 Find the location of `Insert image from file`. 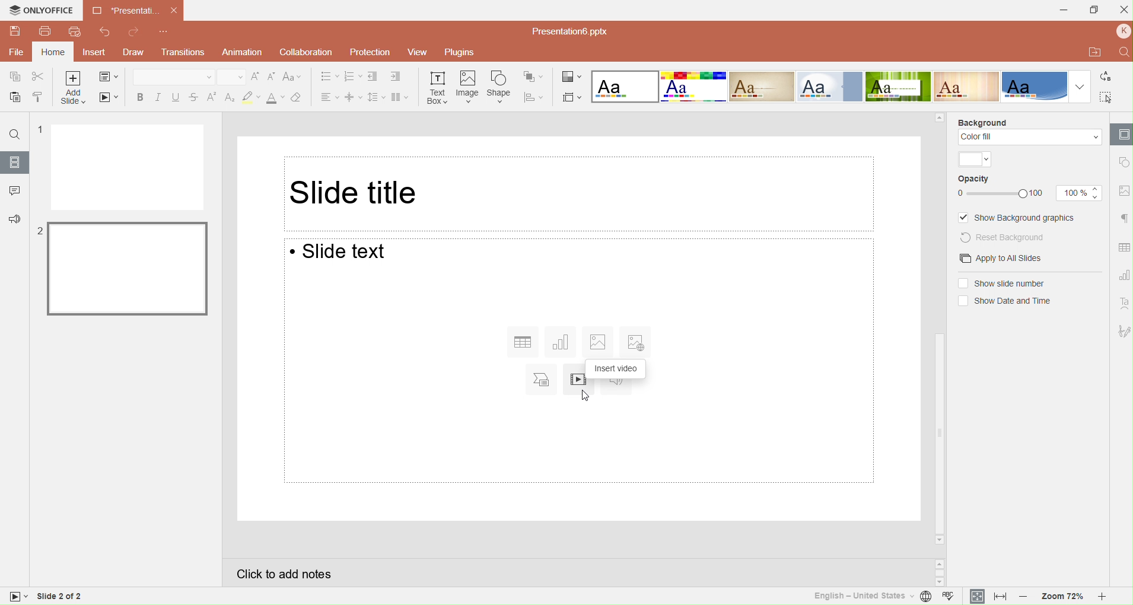

Insert image from file is located at coordinates (600, 342).